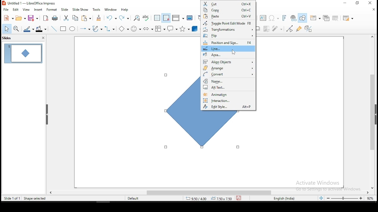  I want to click on ellipse, so click(73, 29).